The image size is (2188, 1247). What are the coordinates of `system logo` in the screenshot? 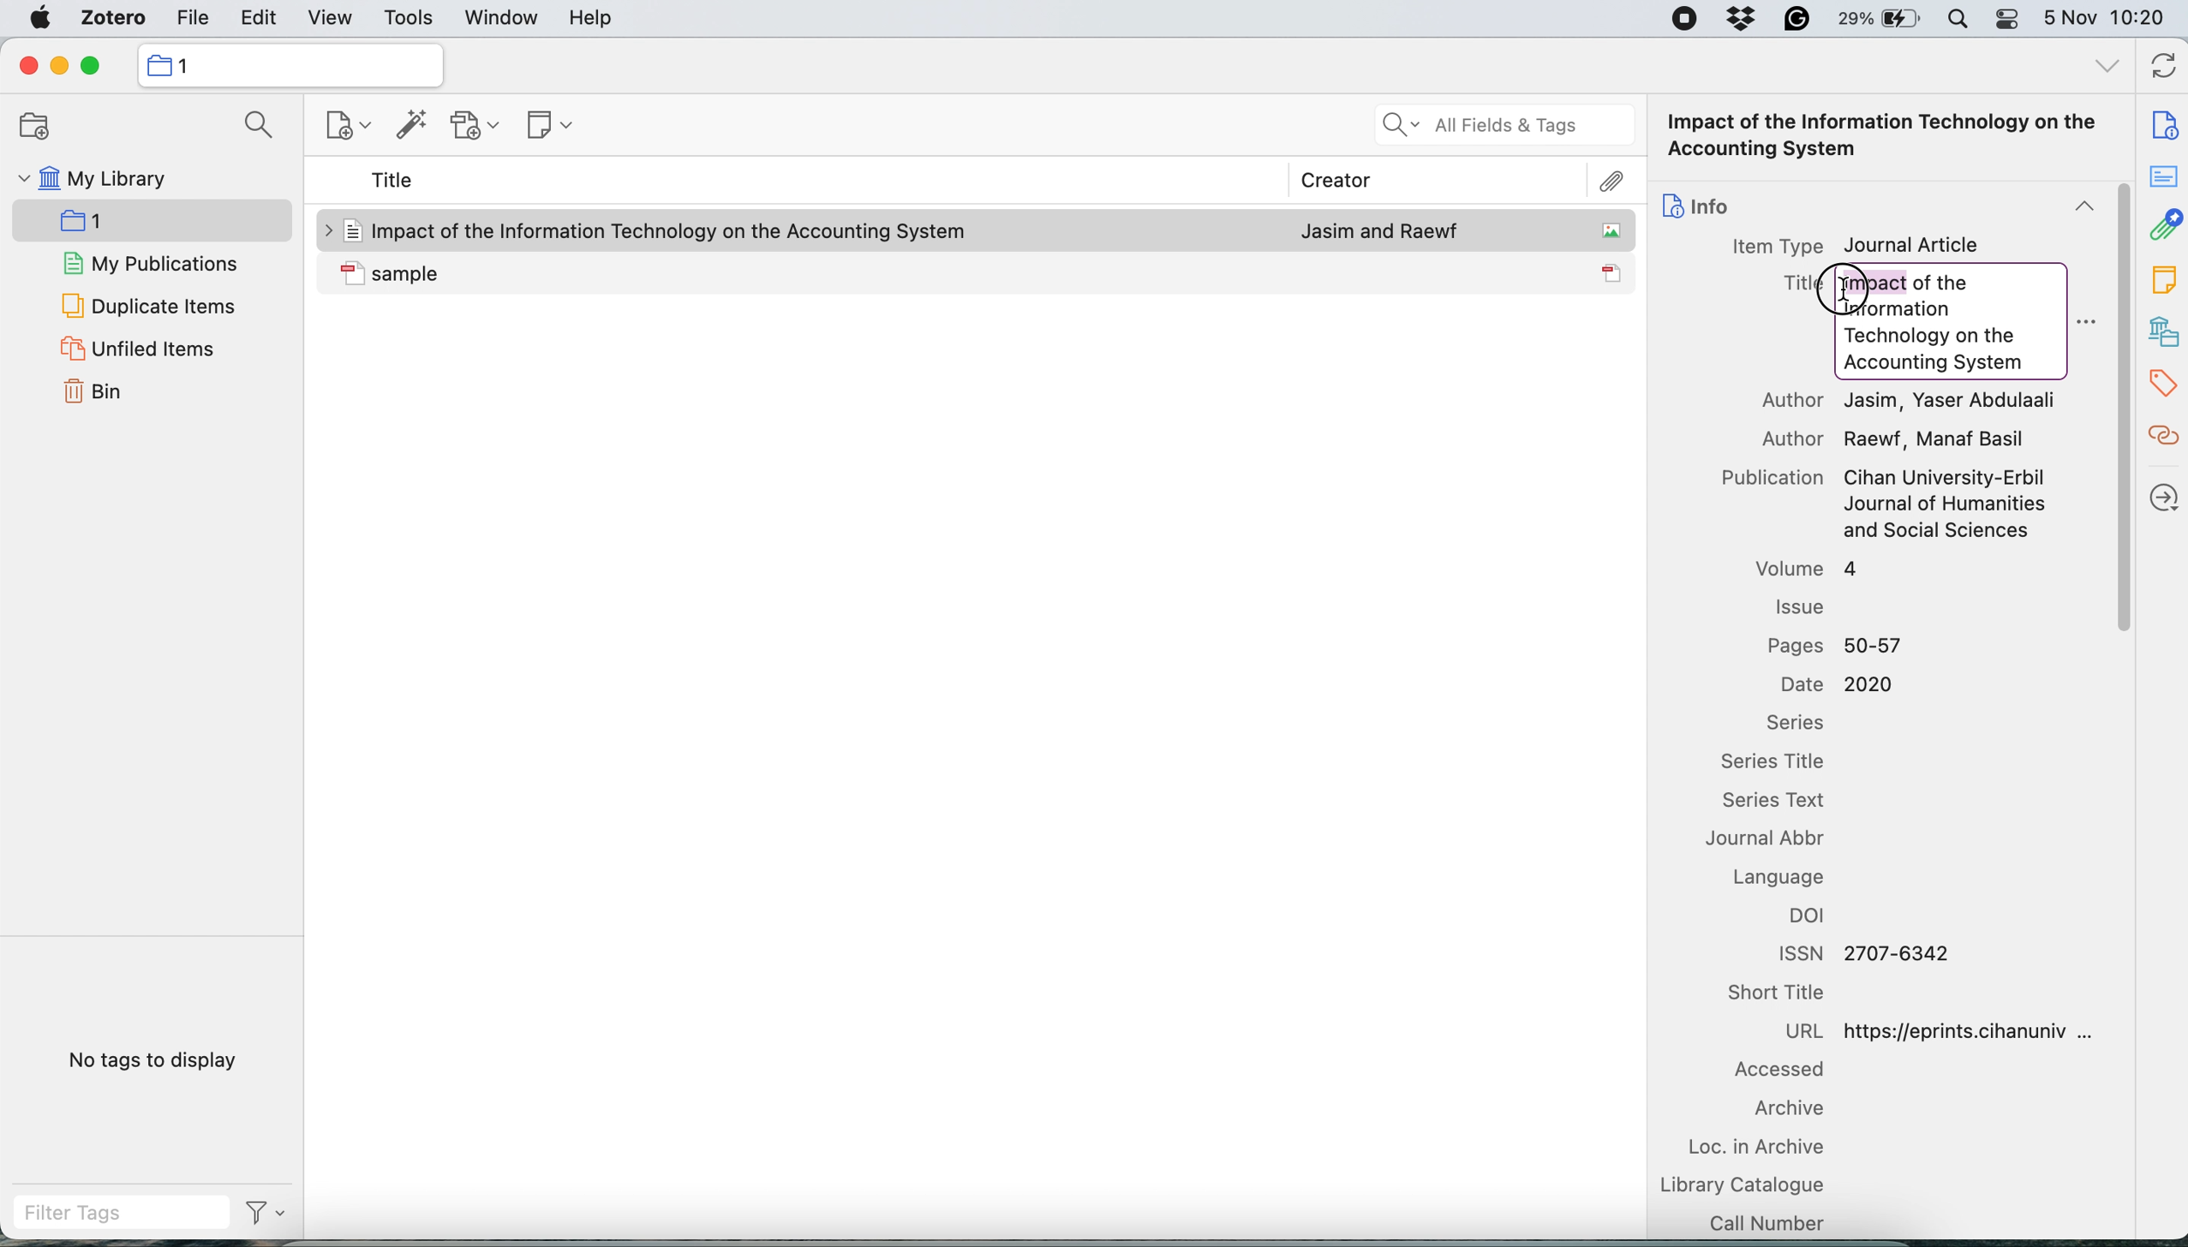 It's located at (38, 19).